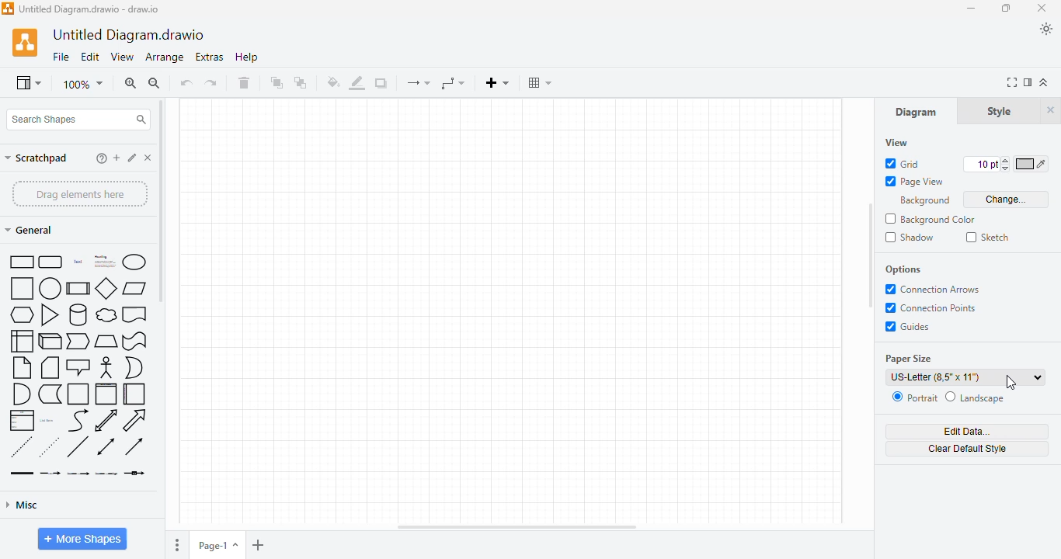 This screenshot has height=559, width=1061. Describe the element at coordinates (135, 420) in the screenshot. I see `arrow` at that location.